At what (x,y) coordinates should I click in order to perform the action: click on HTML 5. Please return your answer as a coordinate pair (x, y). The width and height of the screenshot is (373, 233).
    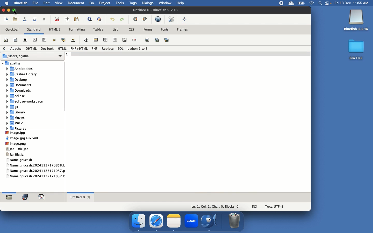
    Looking at the image, I should click on (55, 30).